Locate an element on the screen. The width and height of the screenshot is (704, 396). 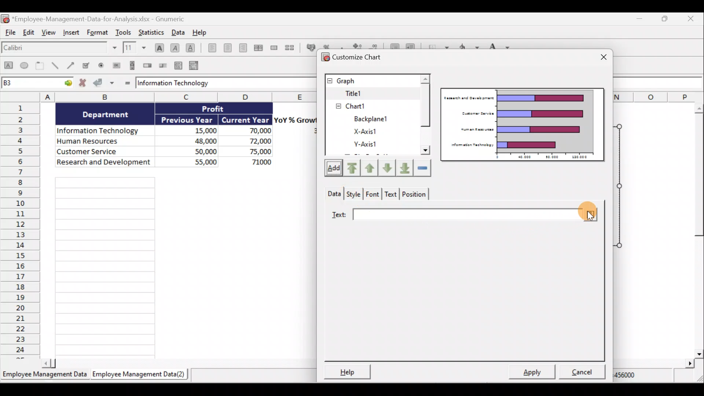
Scroll bar is located at coordinates (176, 363).